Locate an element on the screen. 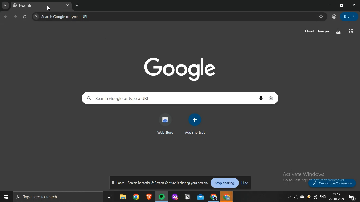  brave is located at coordinates (149, 197).